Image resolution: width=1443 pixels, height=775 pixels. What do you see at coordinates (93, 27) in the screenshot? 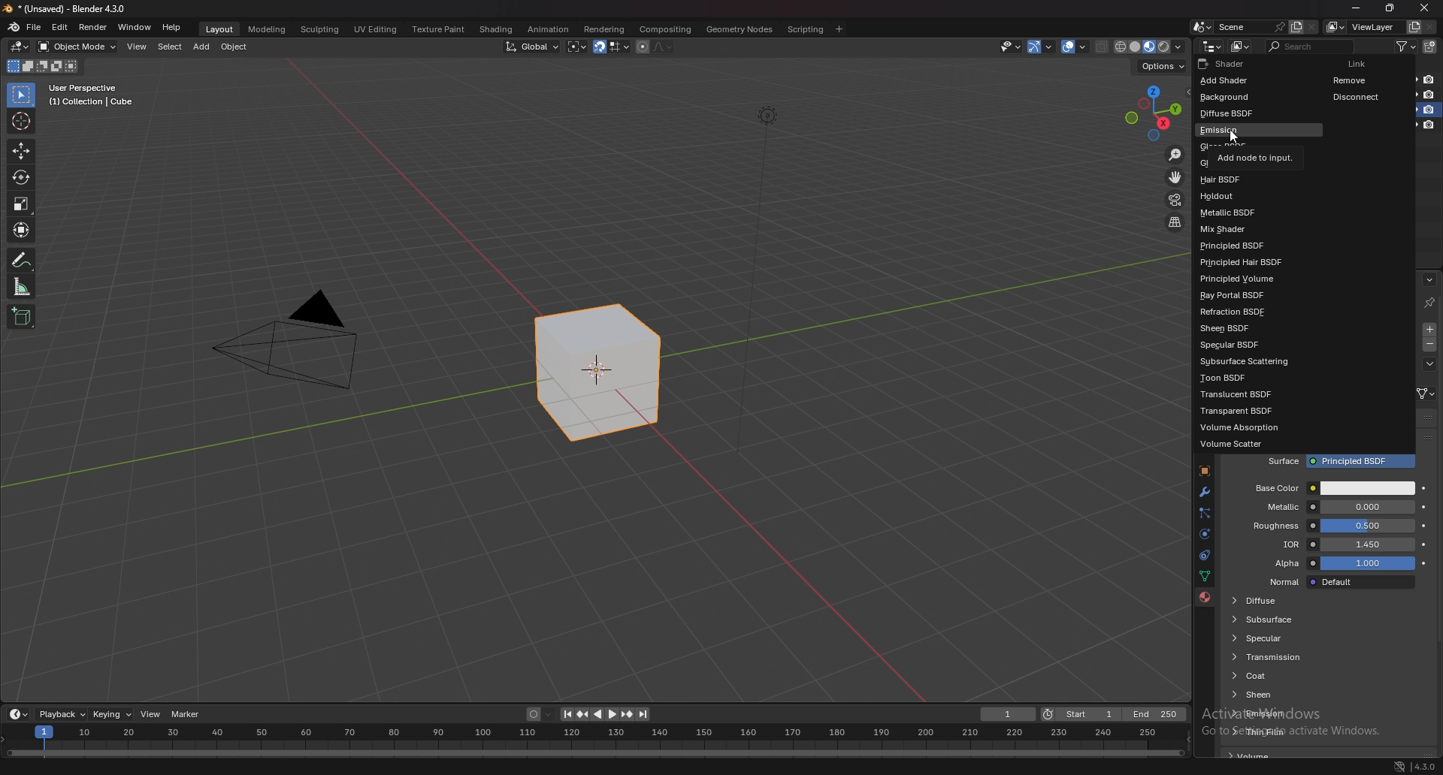
I see `render` at bounding box center [93, 27].